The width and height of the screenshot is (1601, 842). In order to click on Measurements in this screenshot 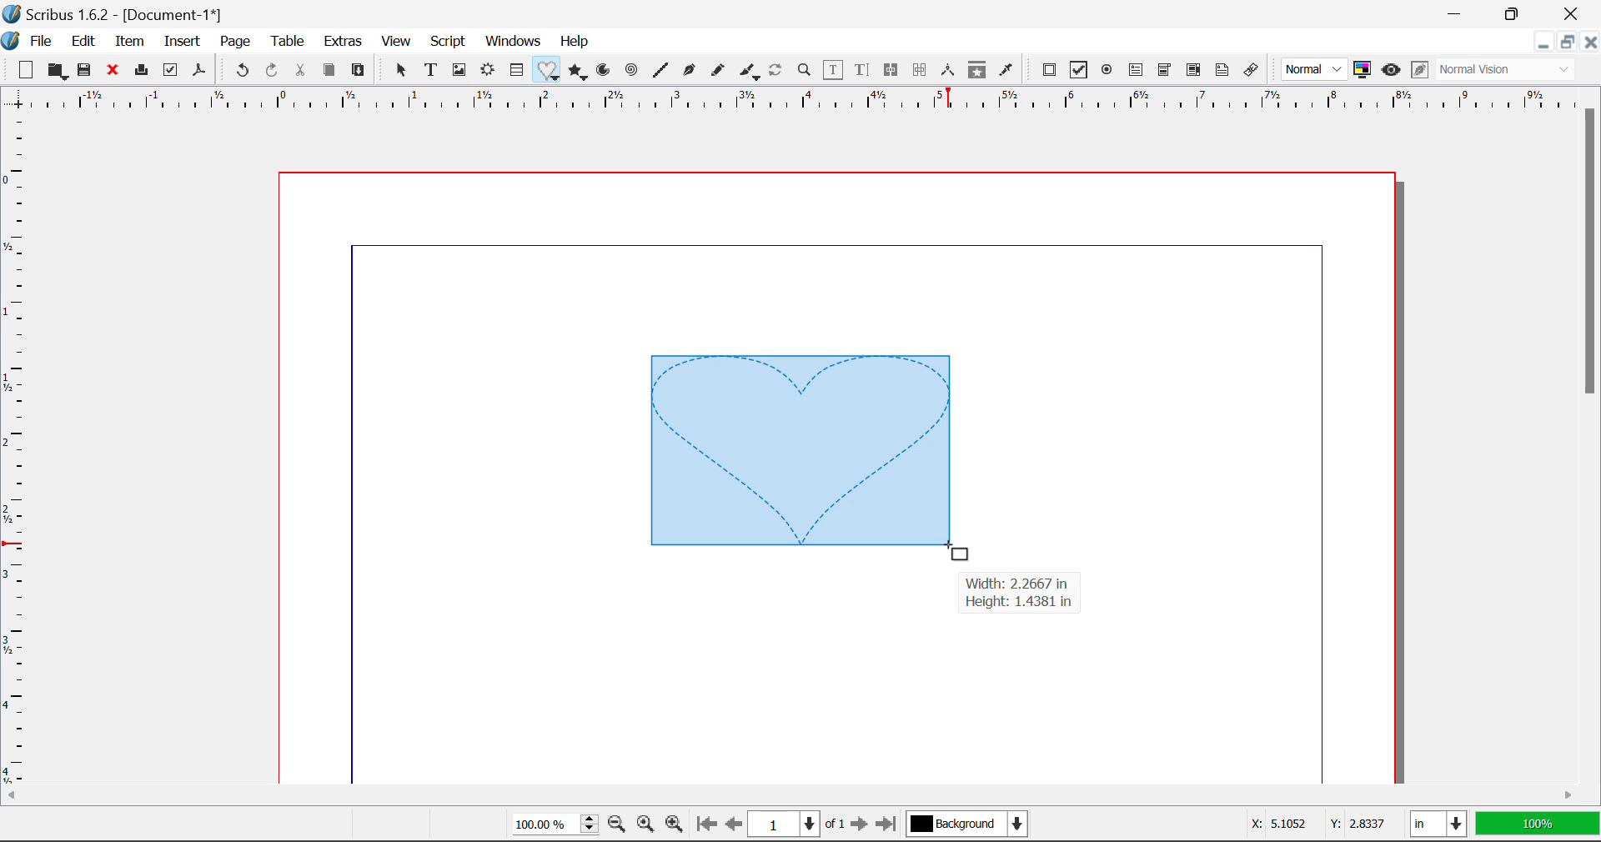, I will do `click(950, 71)`.